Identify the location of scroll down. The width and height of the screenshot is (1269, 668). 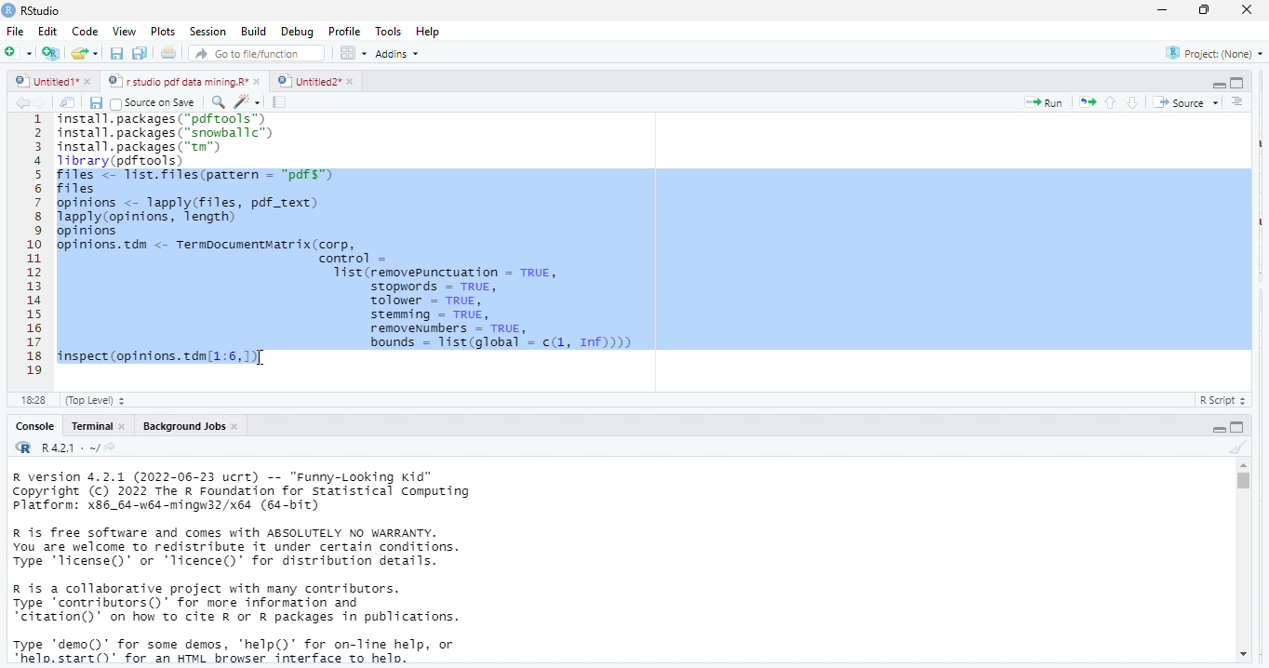
(1242, 656).